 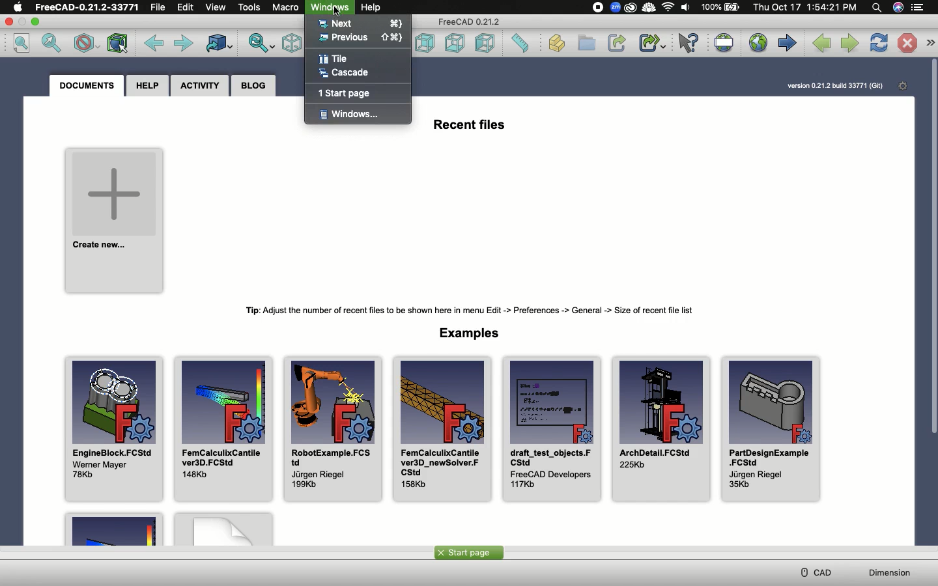 What do you see at coordinates (115, 429) in the screenshot?
I see `EngineBlock.FCStd` at bounding box center [115, 429].